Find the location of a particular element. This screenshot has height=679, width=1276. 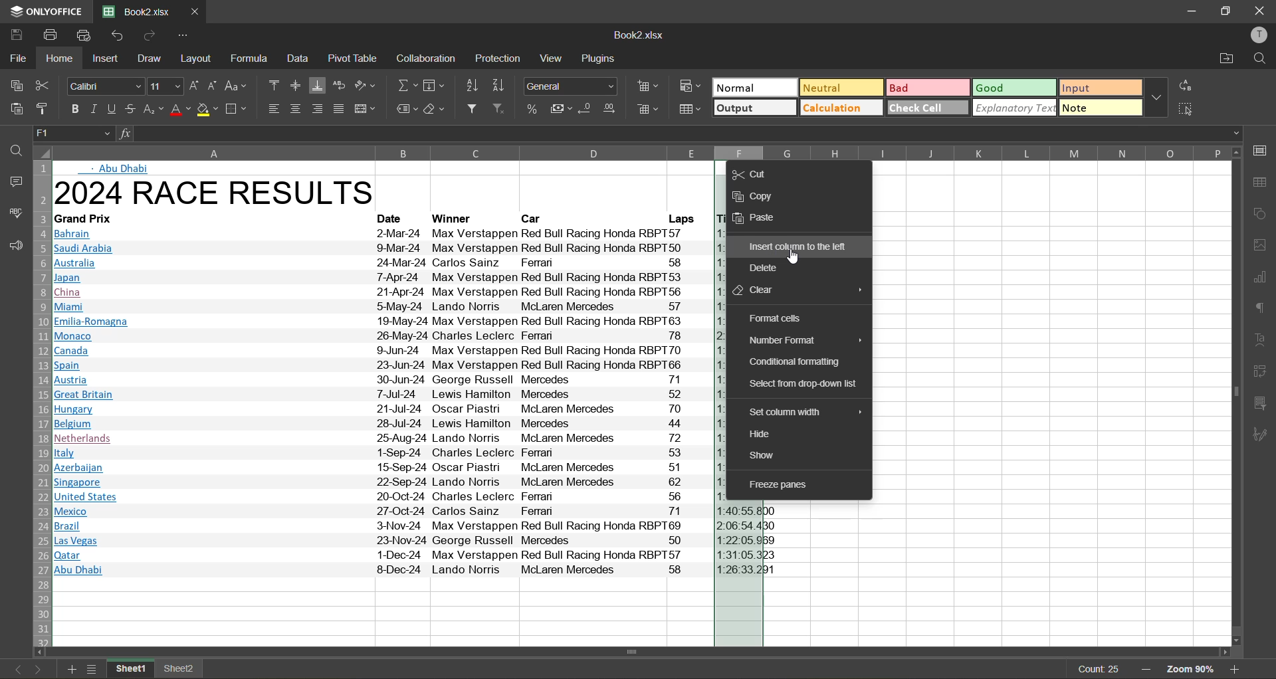

calculation is located at coordinates (840, 108).